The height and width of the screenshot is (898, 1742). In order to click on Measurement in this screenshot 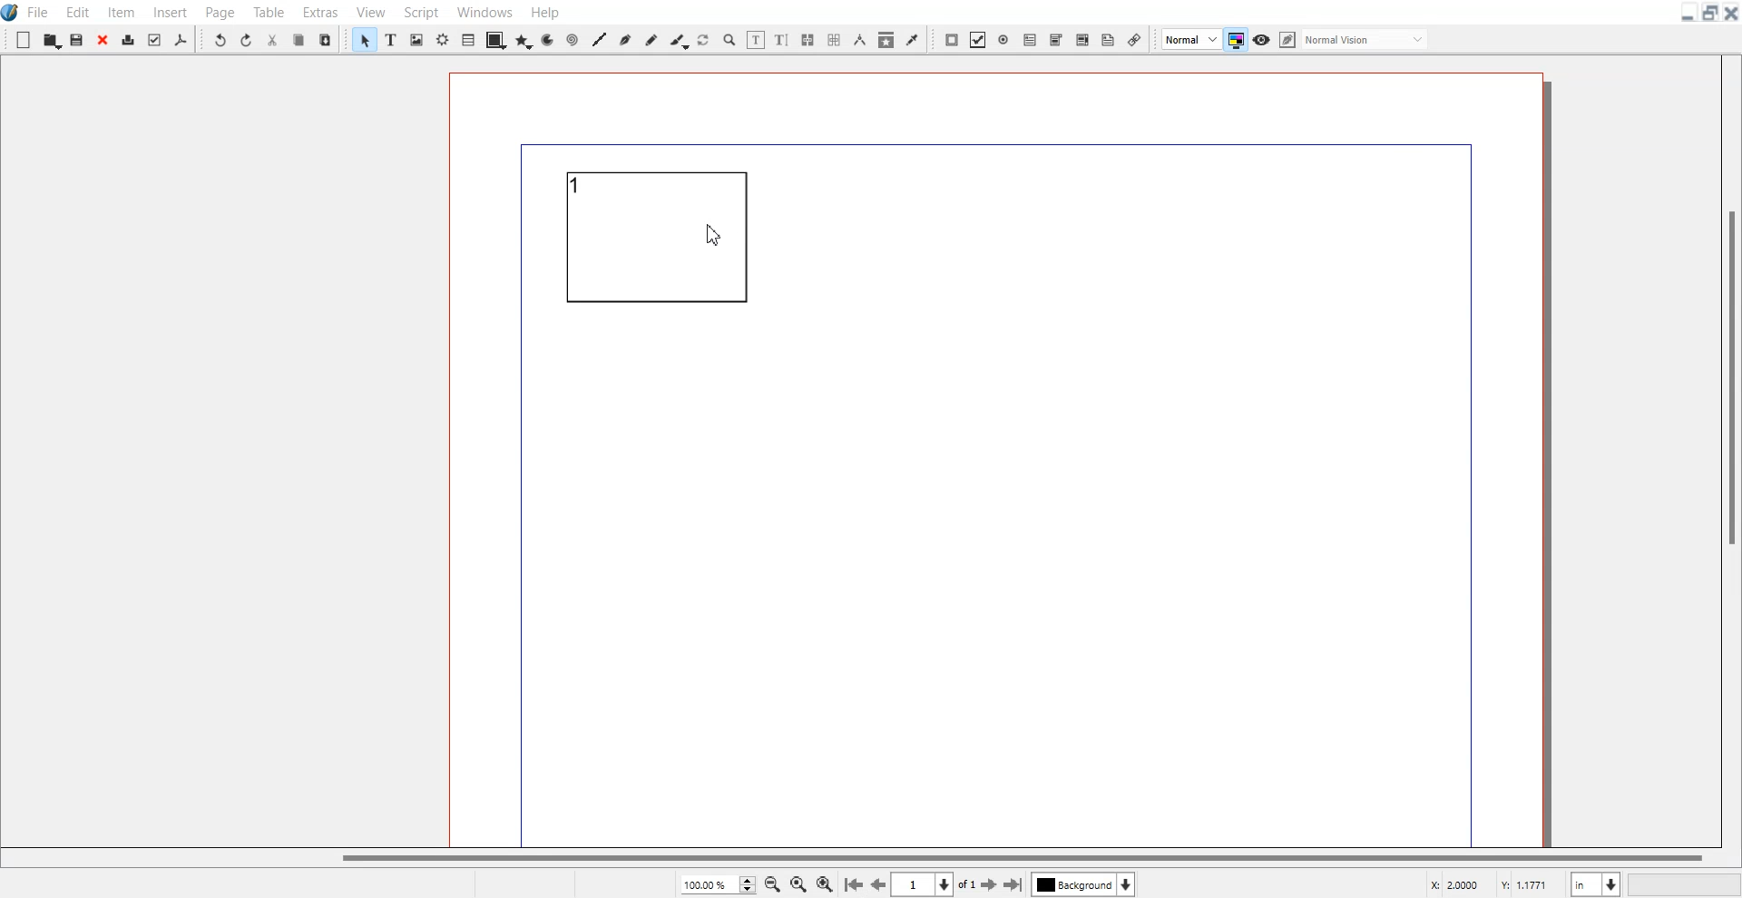, I will do `click(859, 40)`.